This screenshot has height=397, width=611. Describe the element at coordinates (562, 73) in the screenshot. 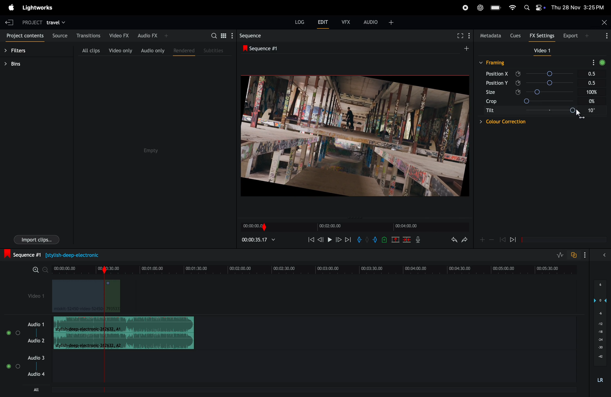

I see `Position X slider` at that location.